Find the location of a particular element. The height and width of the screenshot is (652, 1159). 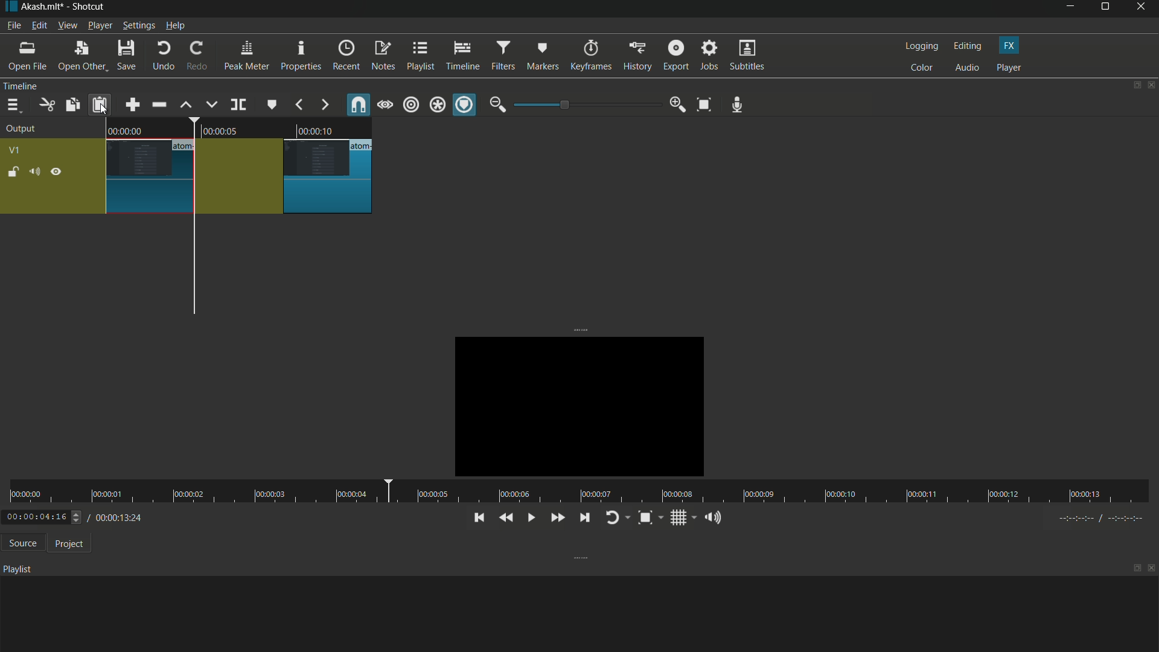

toggle zoom is located at coordinates (705, 104).